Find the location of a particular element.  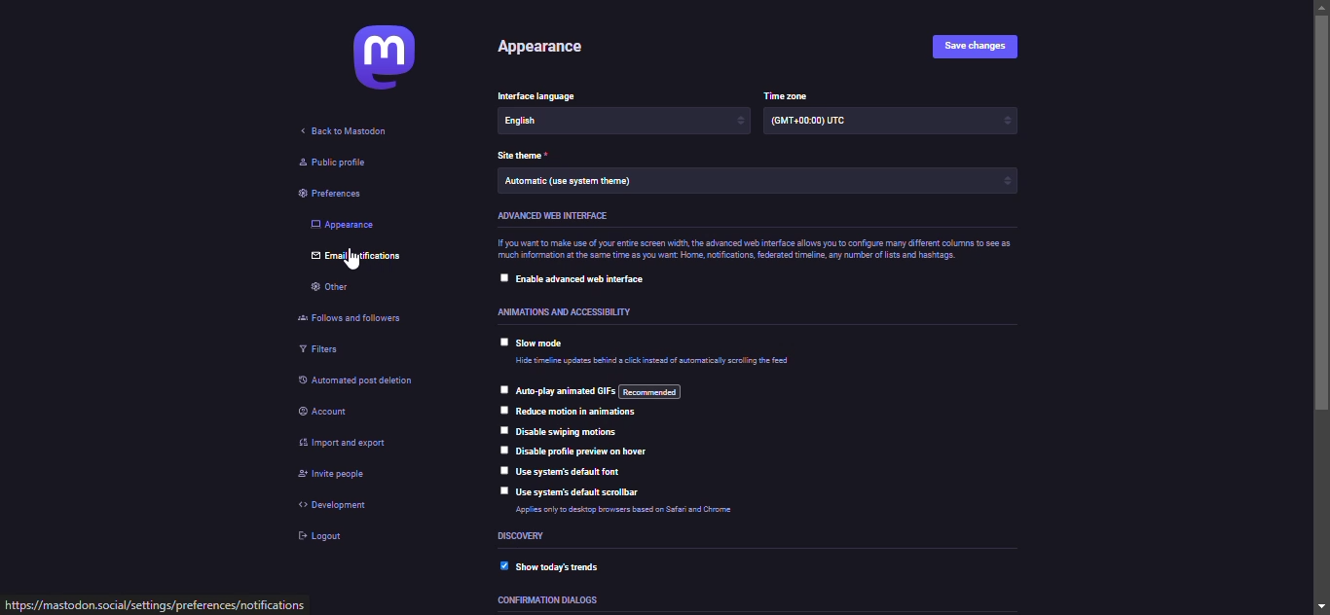

click to select is located at coordinates (501, 389).